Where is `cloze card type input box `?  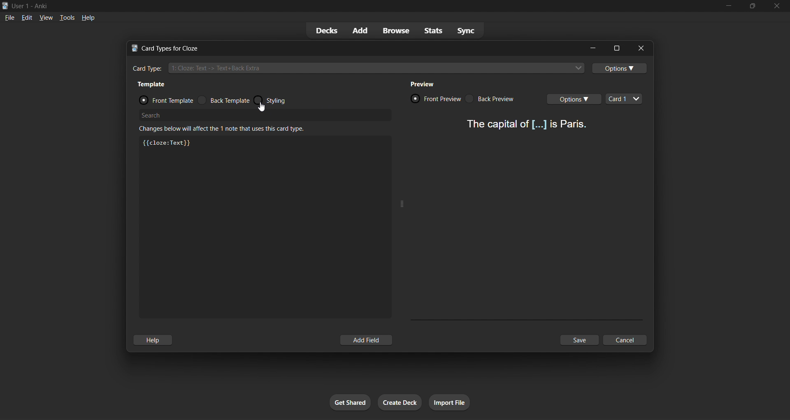
cloze card type input box  is located at coordinates (358, 68).